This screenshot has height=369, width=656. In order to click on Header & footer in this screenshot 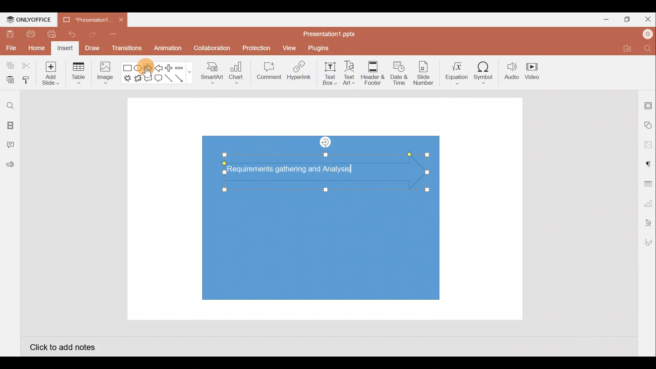, I will do `click(373, 71)`.